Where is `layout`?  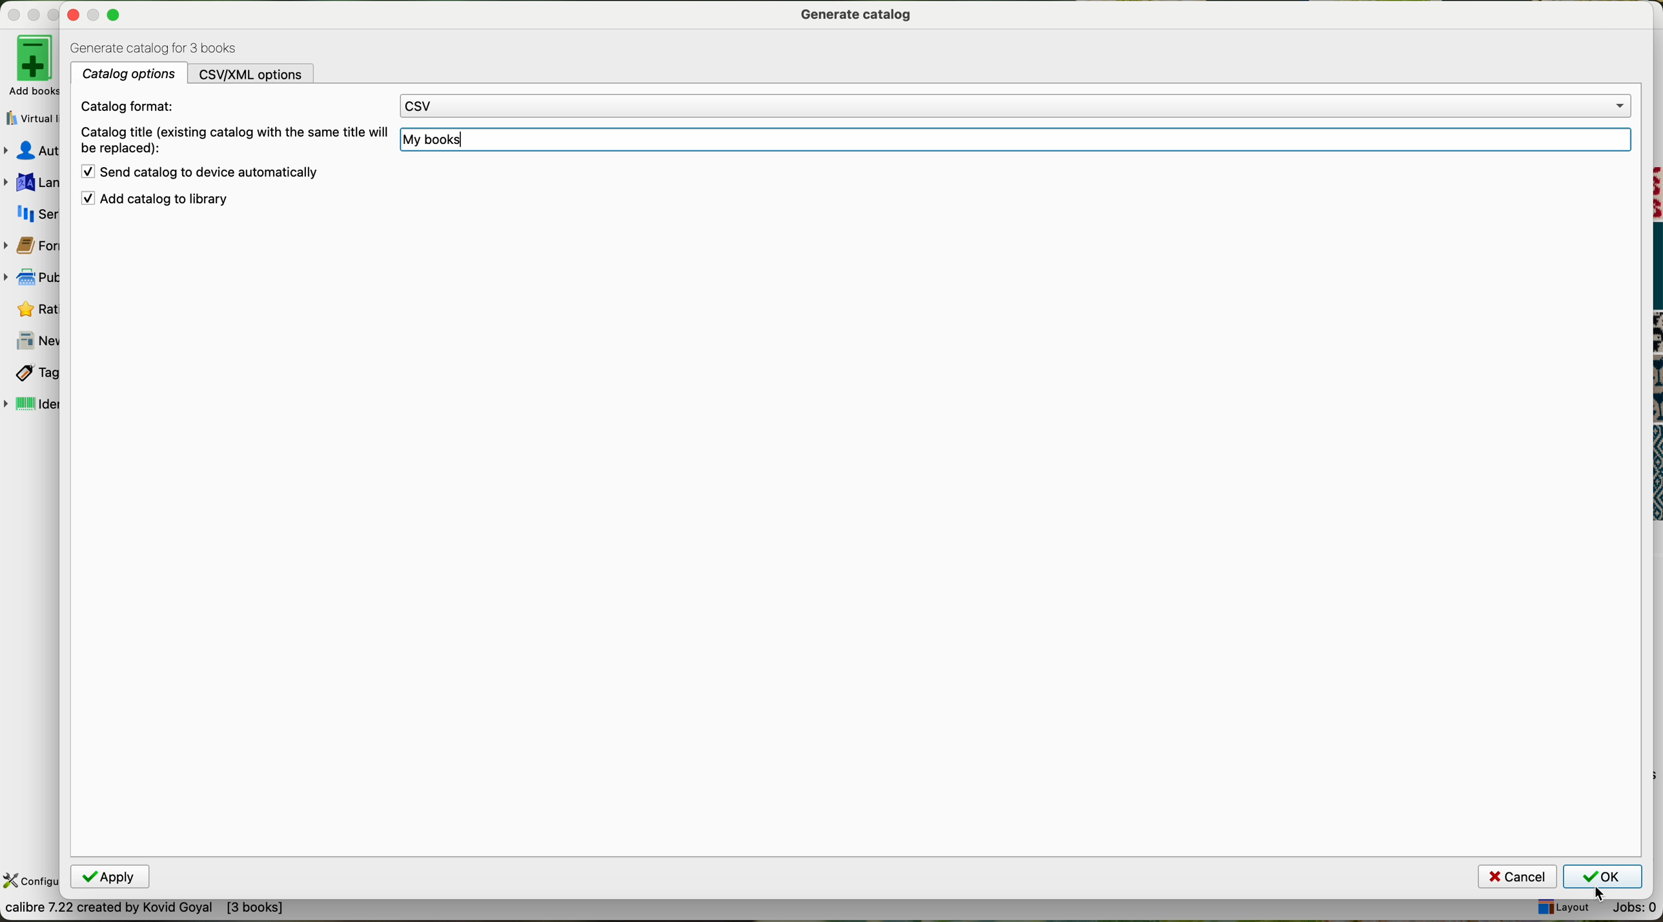
layout is located at coordinates (1560, 907).